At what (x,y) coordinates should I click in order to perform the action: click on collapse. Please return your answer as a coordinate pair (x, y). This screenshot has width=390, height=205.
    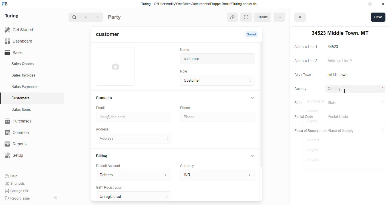
    Looking at the image, I should click on (253, 156).